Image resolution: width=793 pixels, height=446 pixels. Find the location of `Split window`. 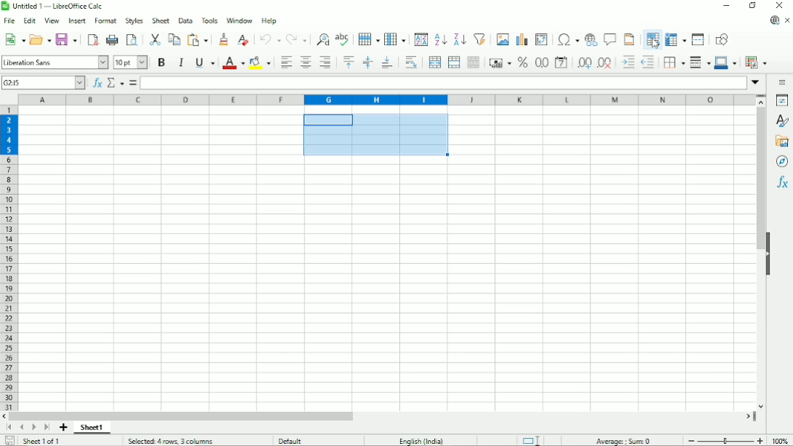

Split window is located at coordinates (699, 39).